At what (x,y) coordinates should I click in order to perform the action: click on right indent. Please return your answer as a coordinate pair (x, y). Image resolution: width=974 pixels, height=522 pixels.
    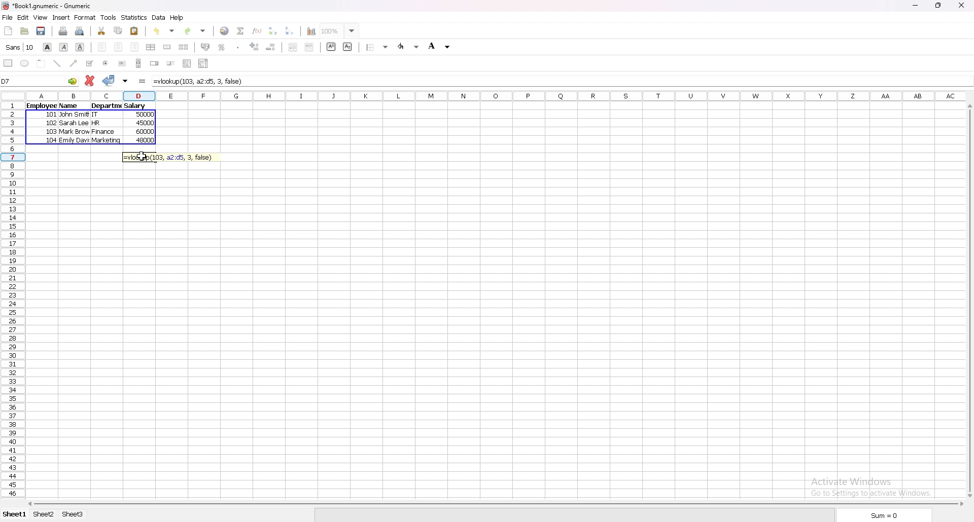
    Looking at the image, I should click on (134, 47).